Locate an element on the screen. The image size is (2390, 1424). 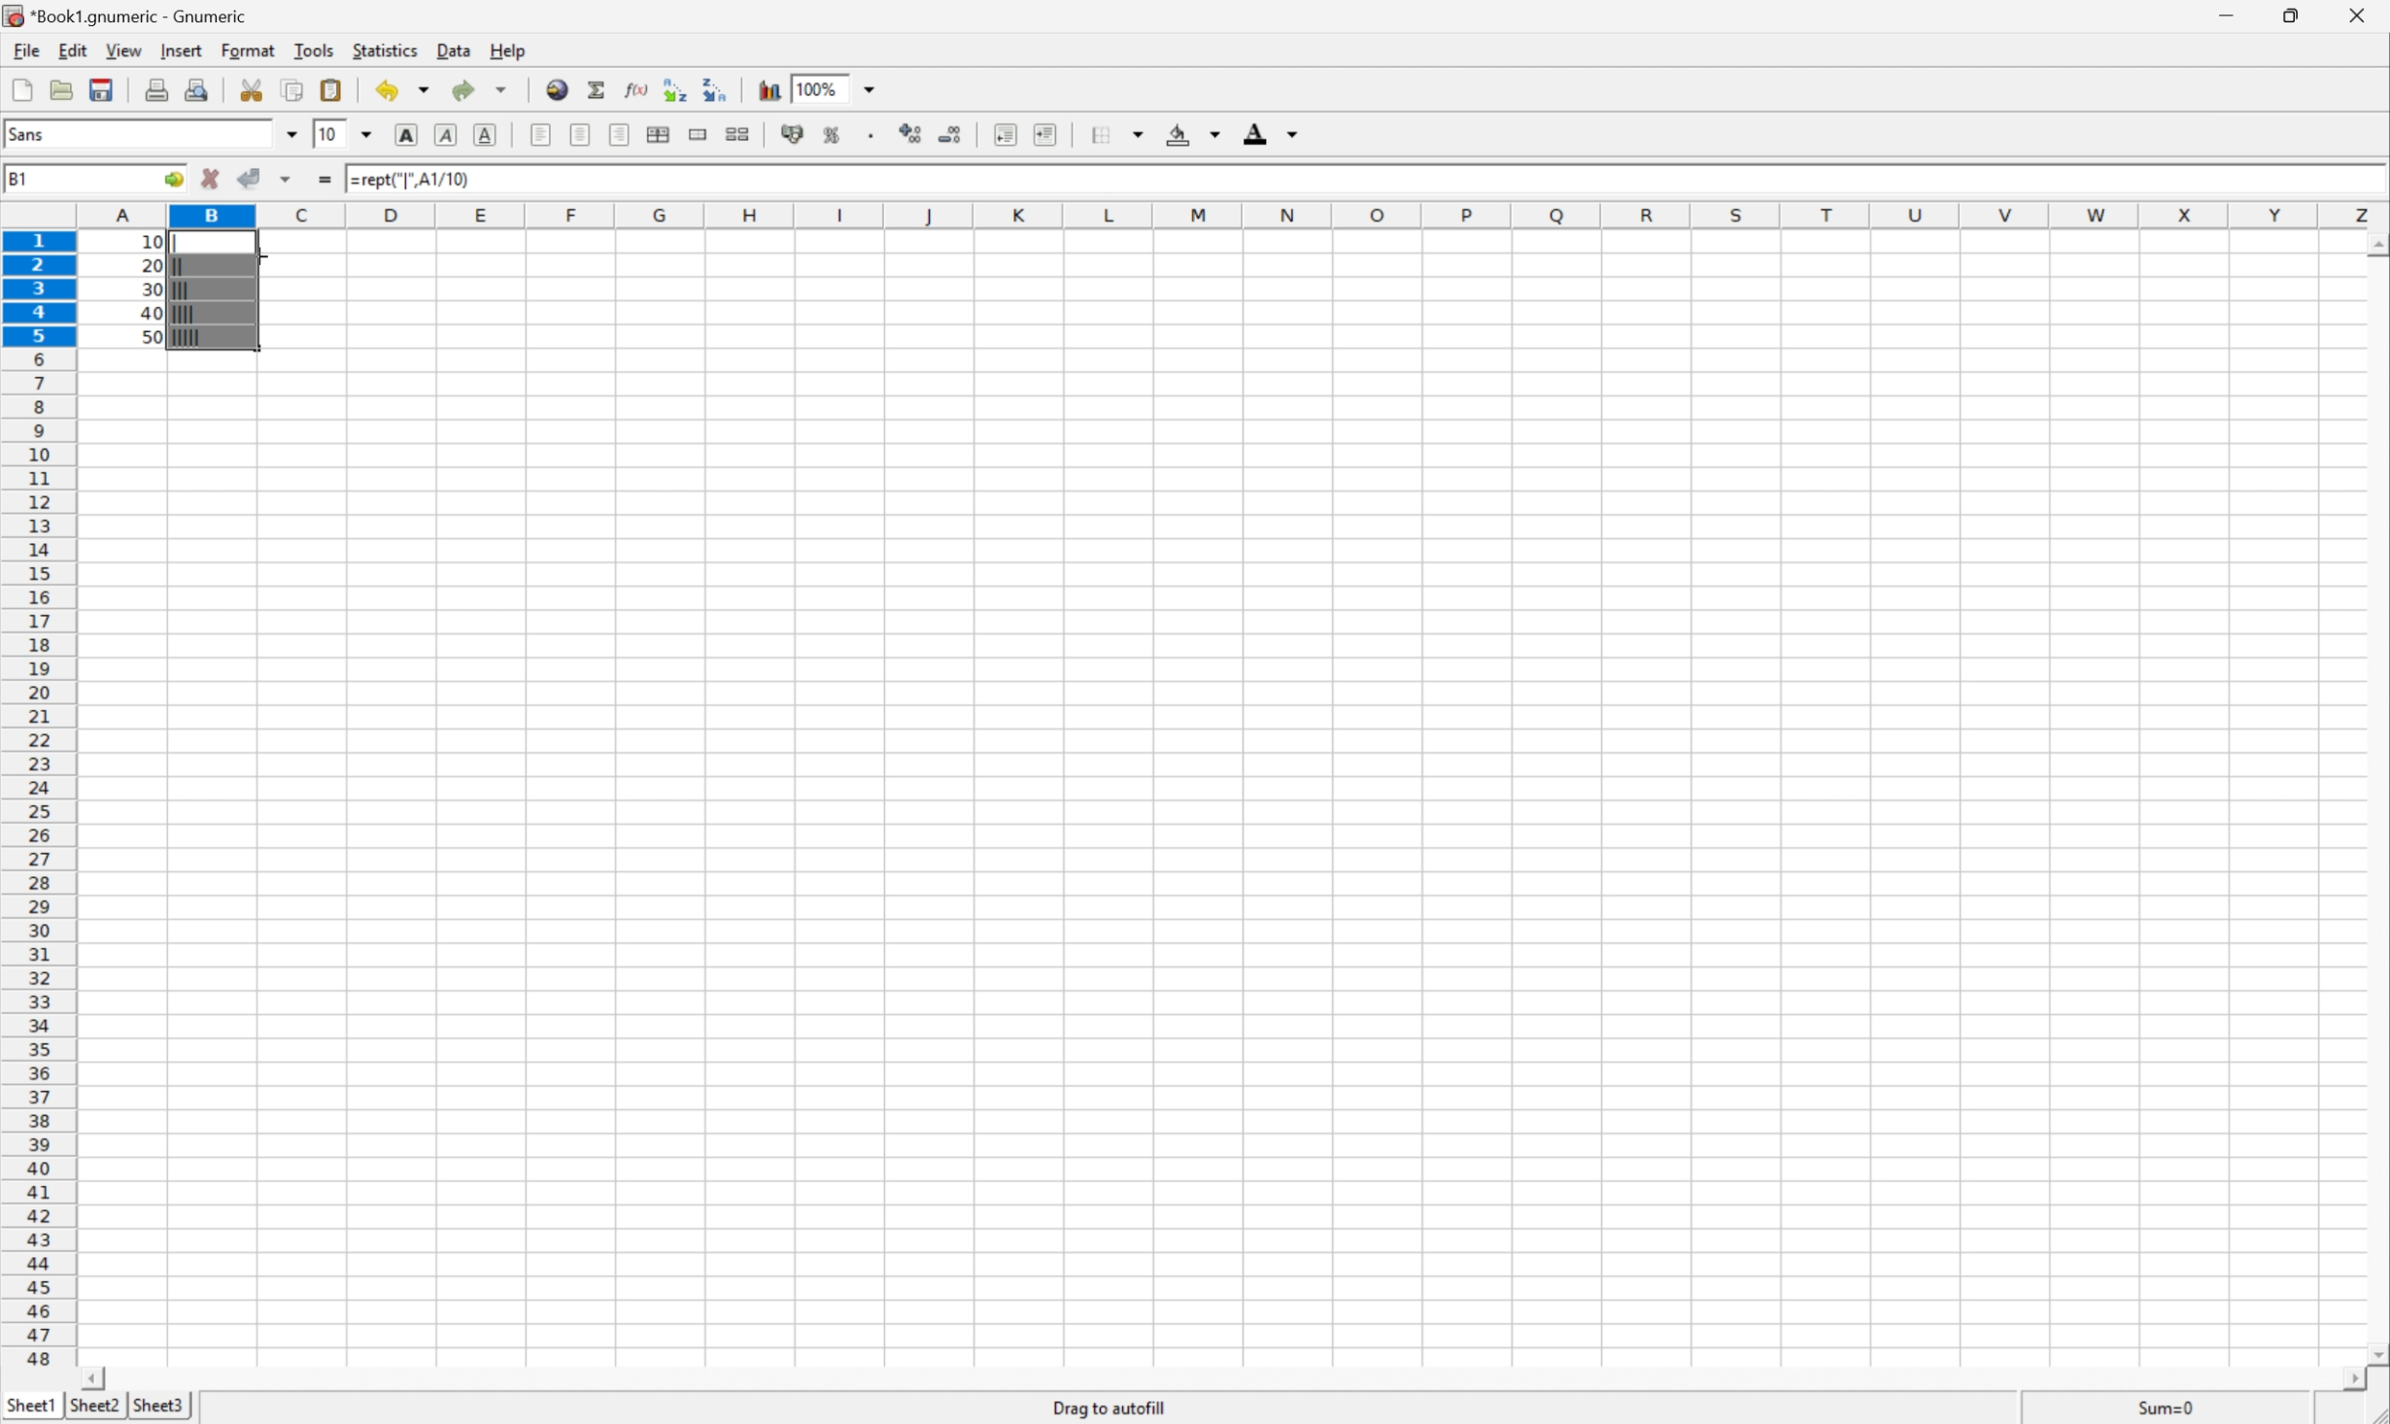
Center Horizontally is located at coordinates (582, 132).